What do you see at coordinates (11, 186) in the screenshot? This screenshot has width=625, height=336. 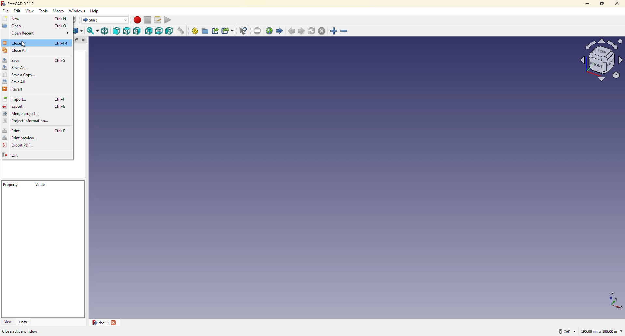 I see `property` at bounding box center [11, 186].